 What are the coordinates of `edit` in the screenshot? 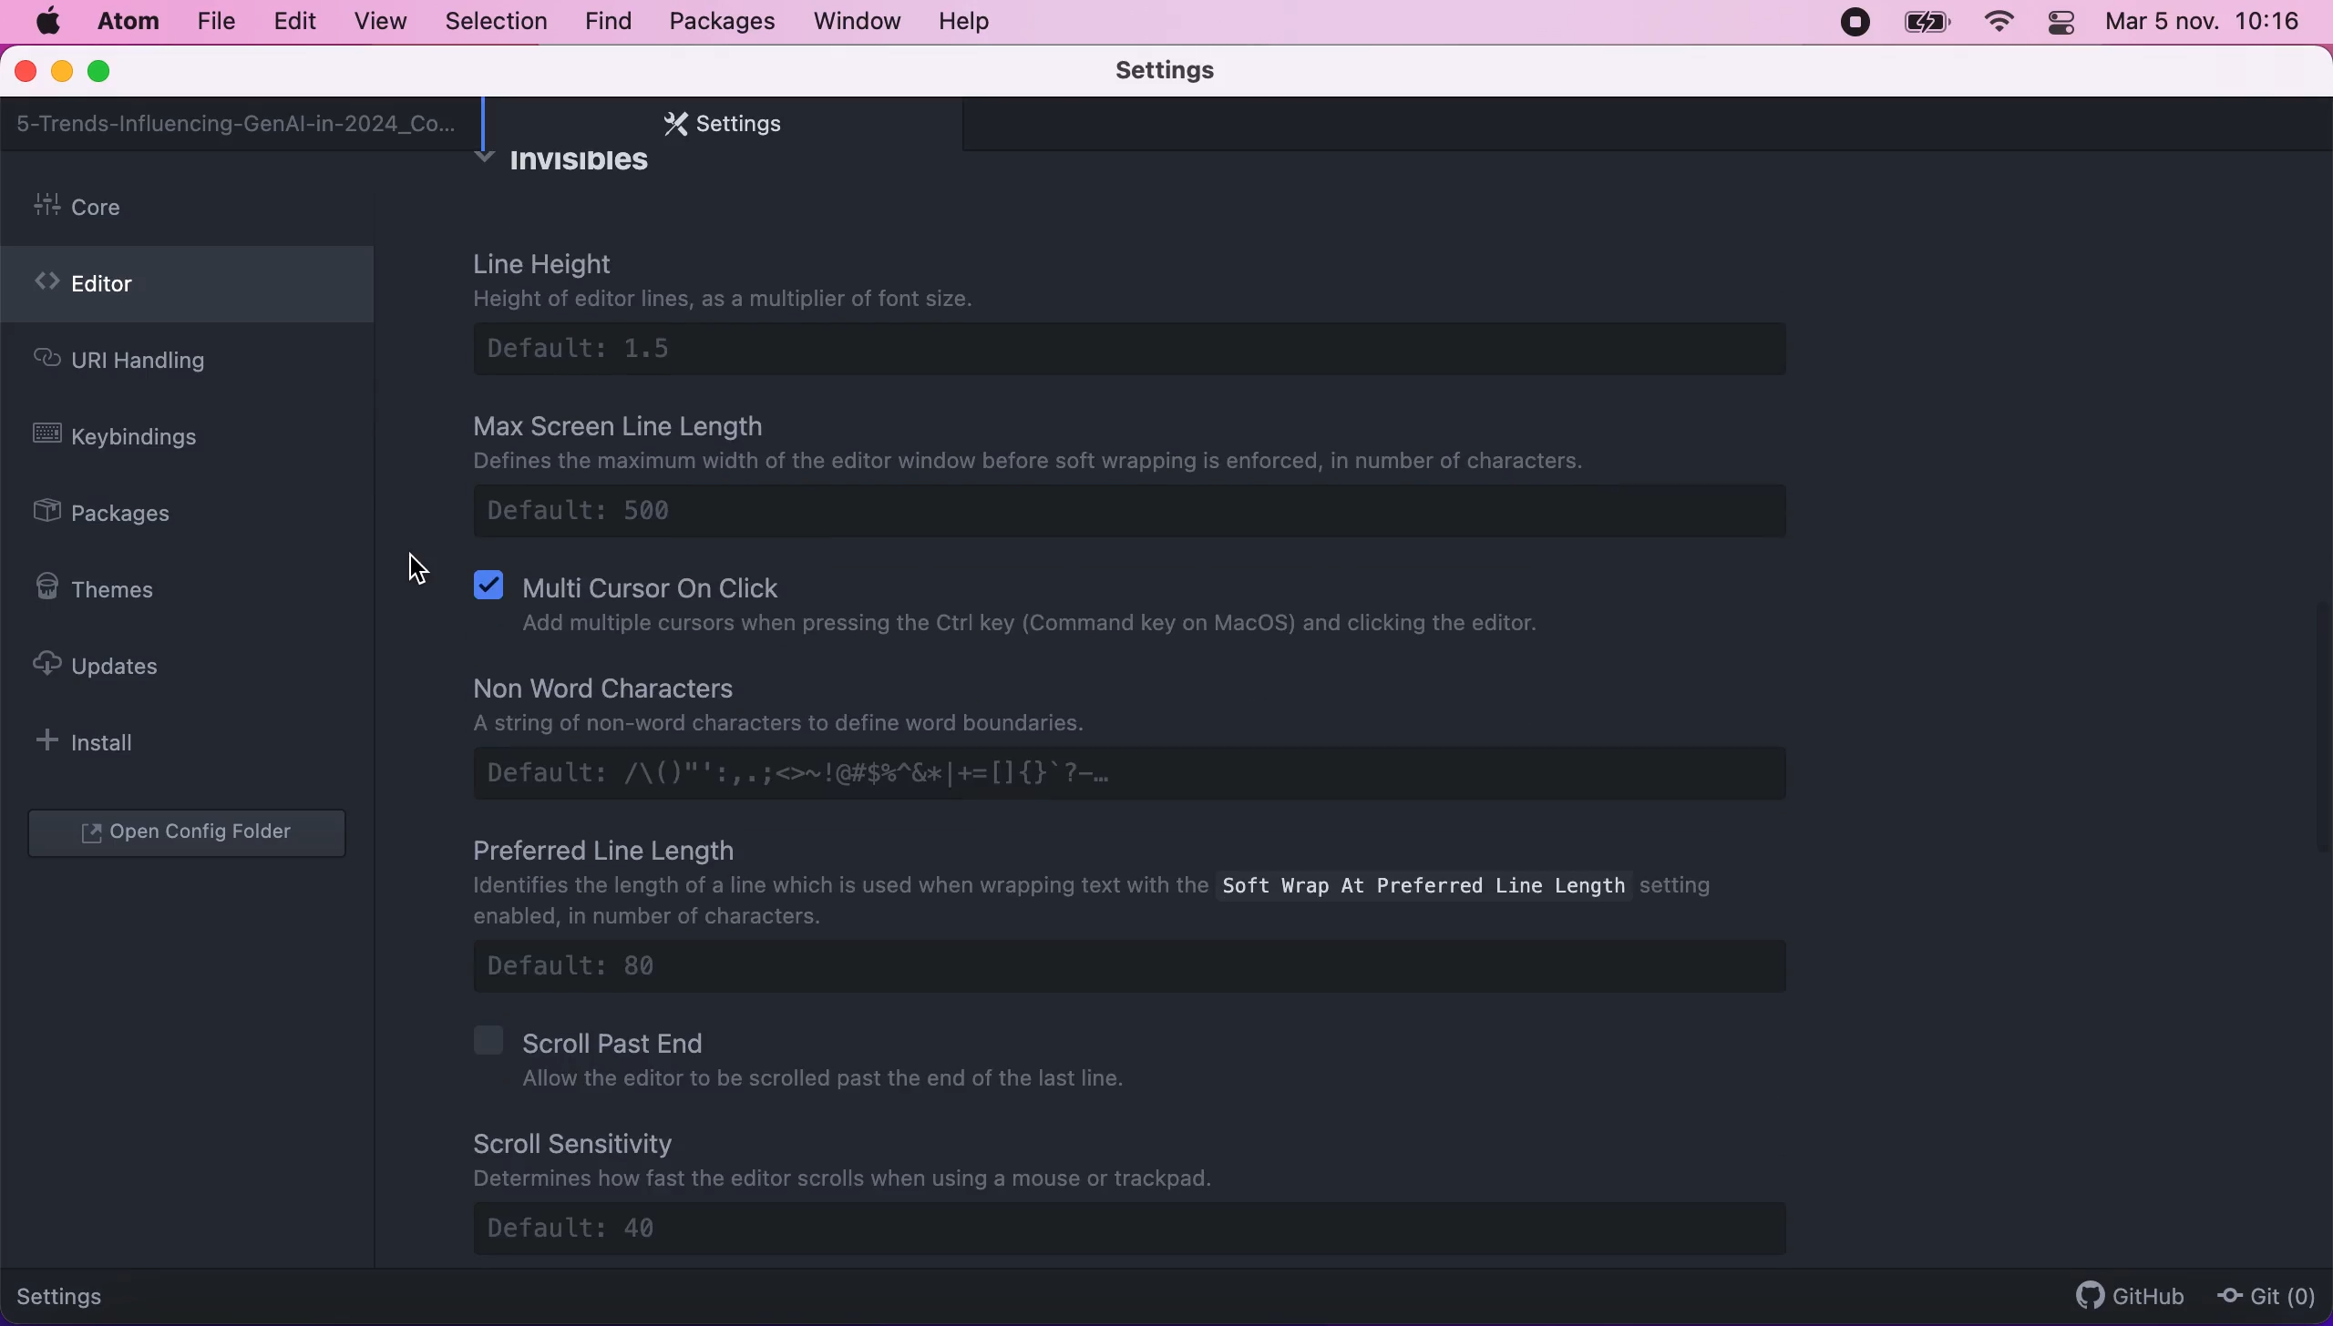 It's located at (293, 22).